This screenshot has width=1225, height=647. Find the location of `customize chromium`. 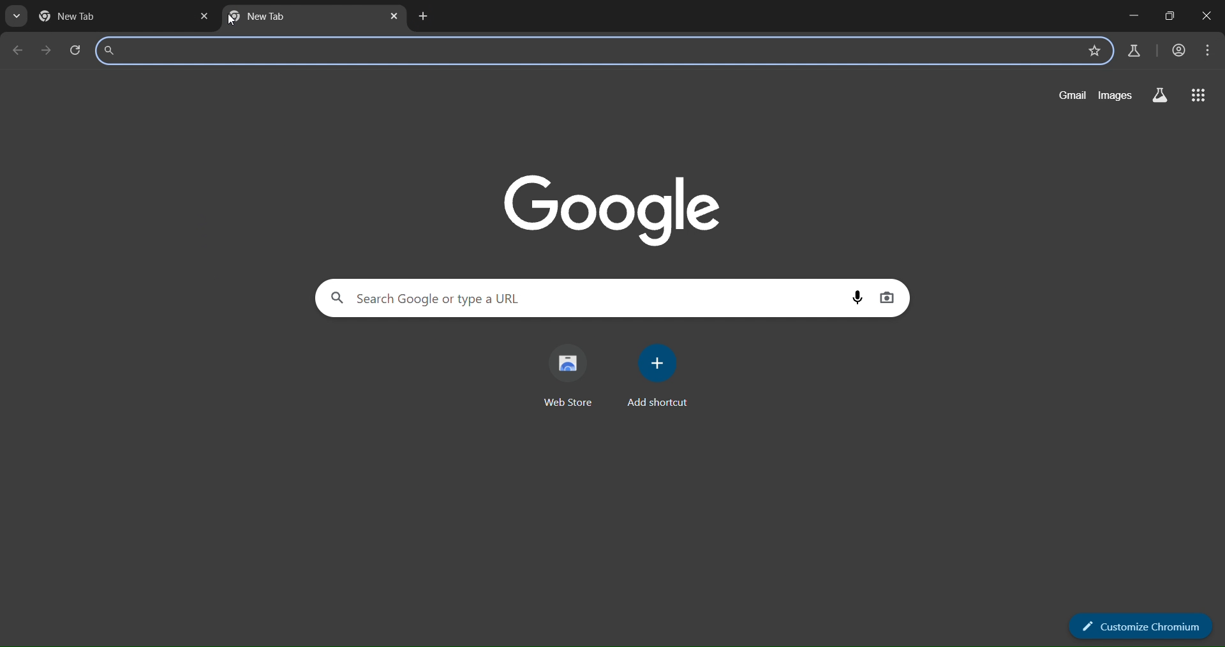

customize chromium is located at coordinates (1143, 626).